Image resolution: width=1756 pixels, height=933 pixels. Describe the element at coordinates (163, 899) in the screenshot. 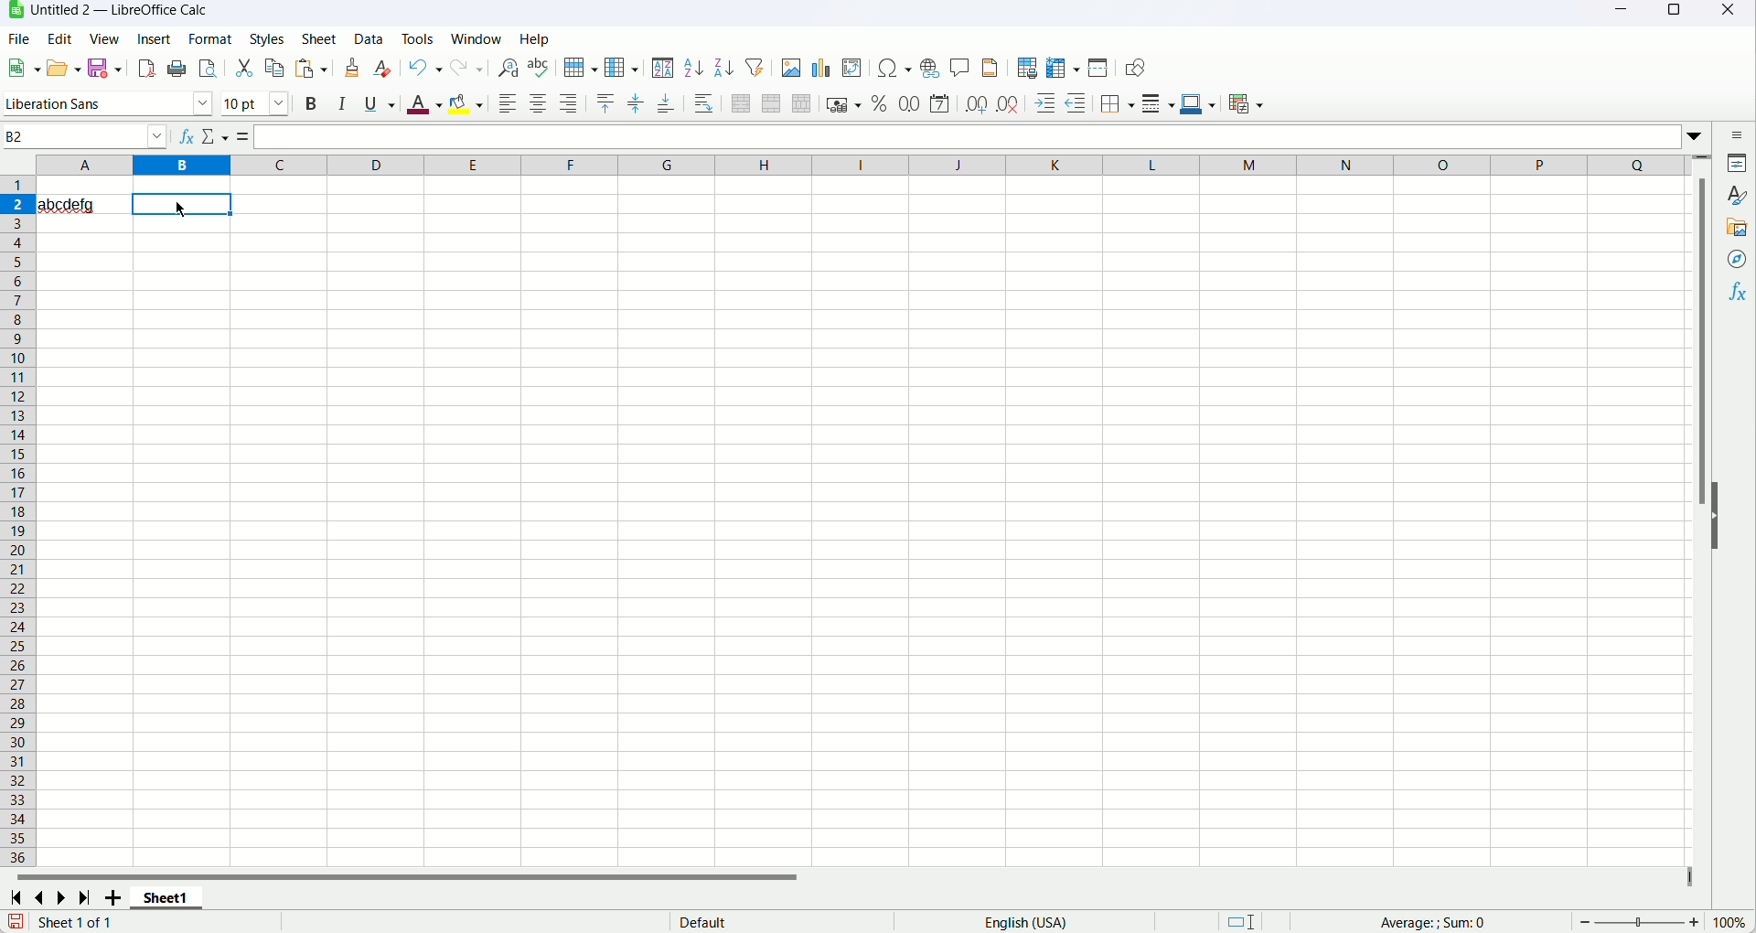

I see `sheet1` at that location.